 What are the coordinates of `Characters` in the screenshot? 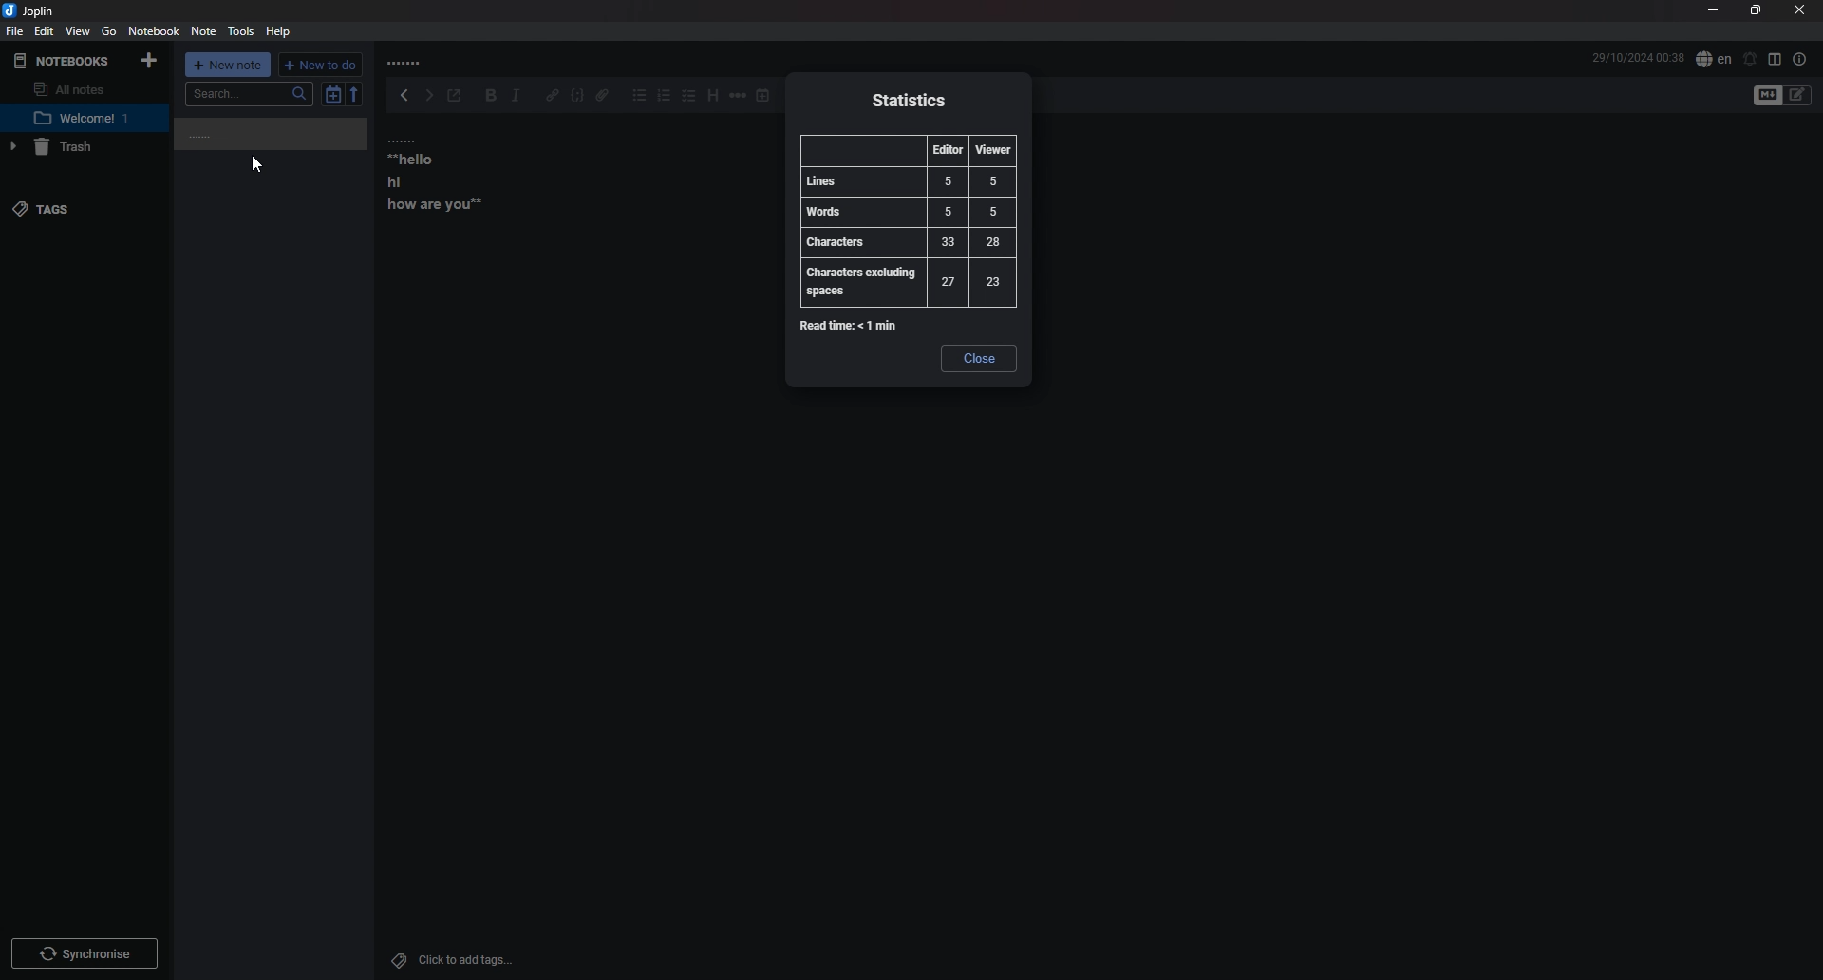 It's located at (903, 242).